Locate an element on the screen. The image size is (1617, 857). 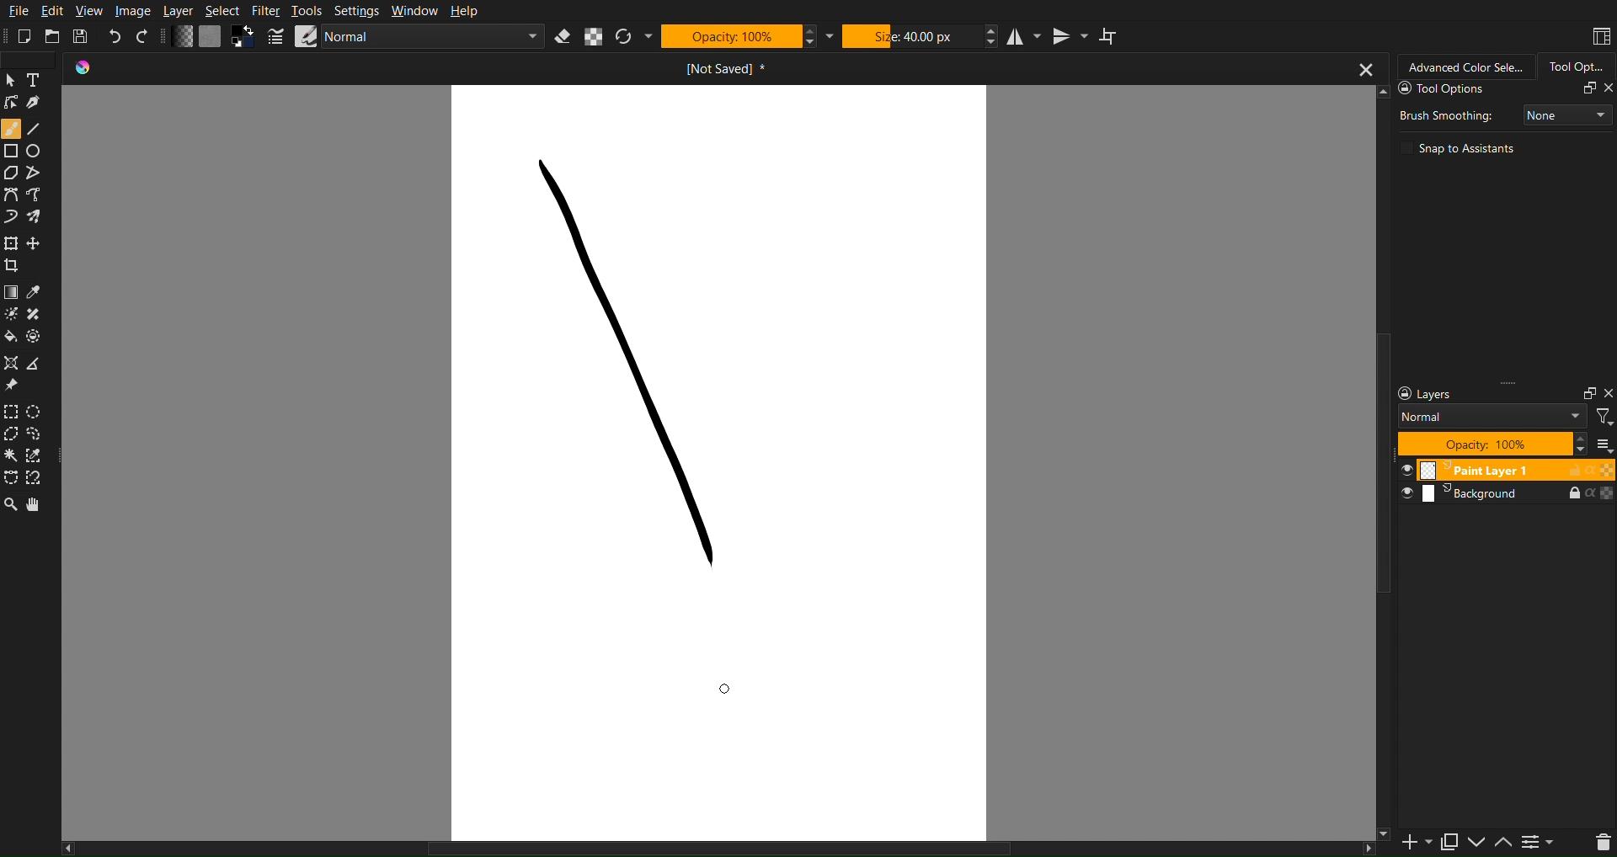
Scrollbar is located at coordinates (1379, 464).